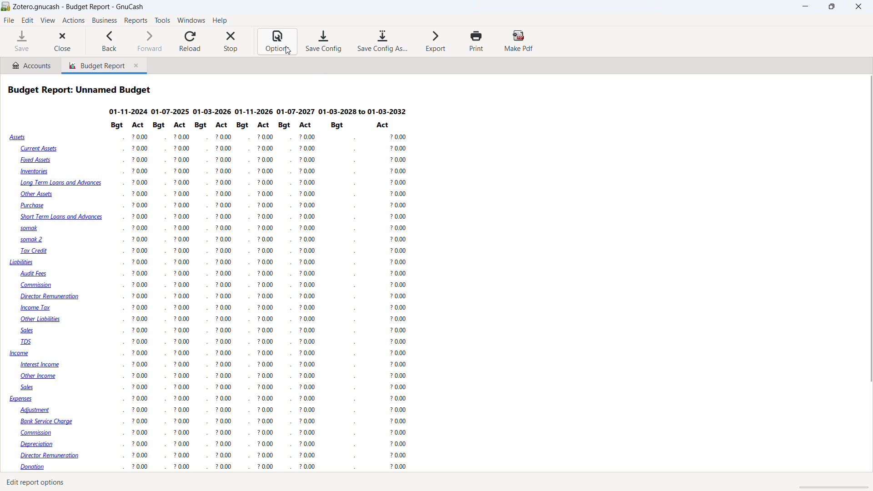 This screenshot has width=873, height=491. Describe the element at coordinates (28, 20) in the screenshot. I see `edit` at that location.